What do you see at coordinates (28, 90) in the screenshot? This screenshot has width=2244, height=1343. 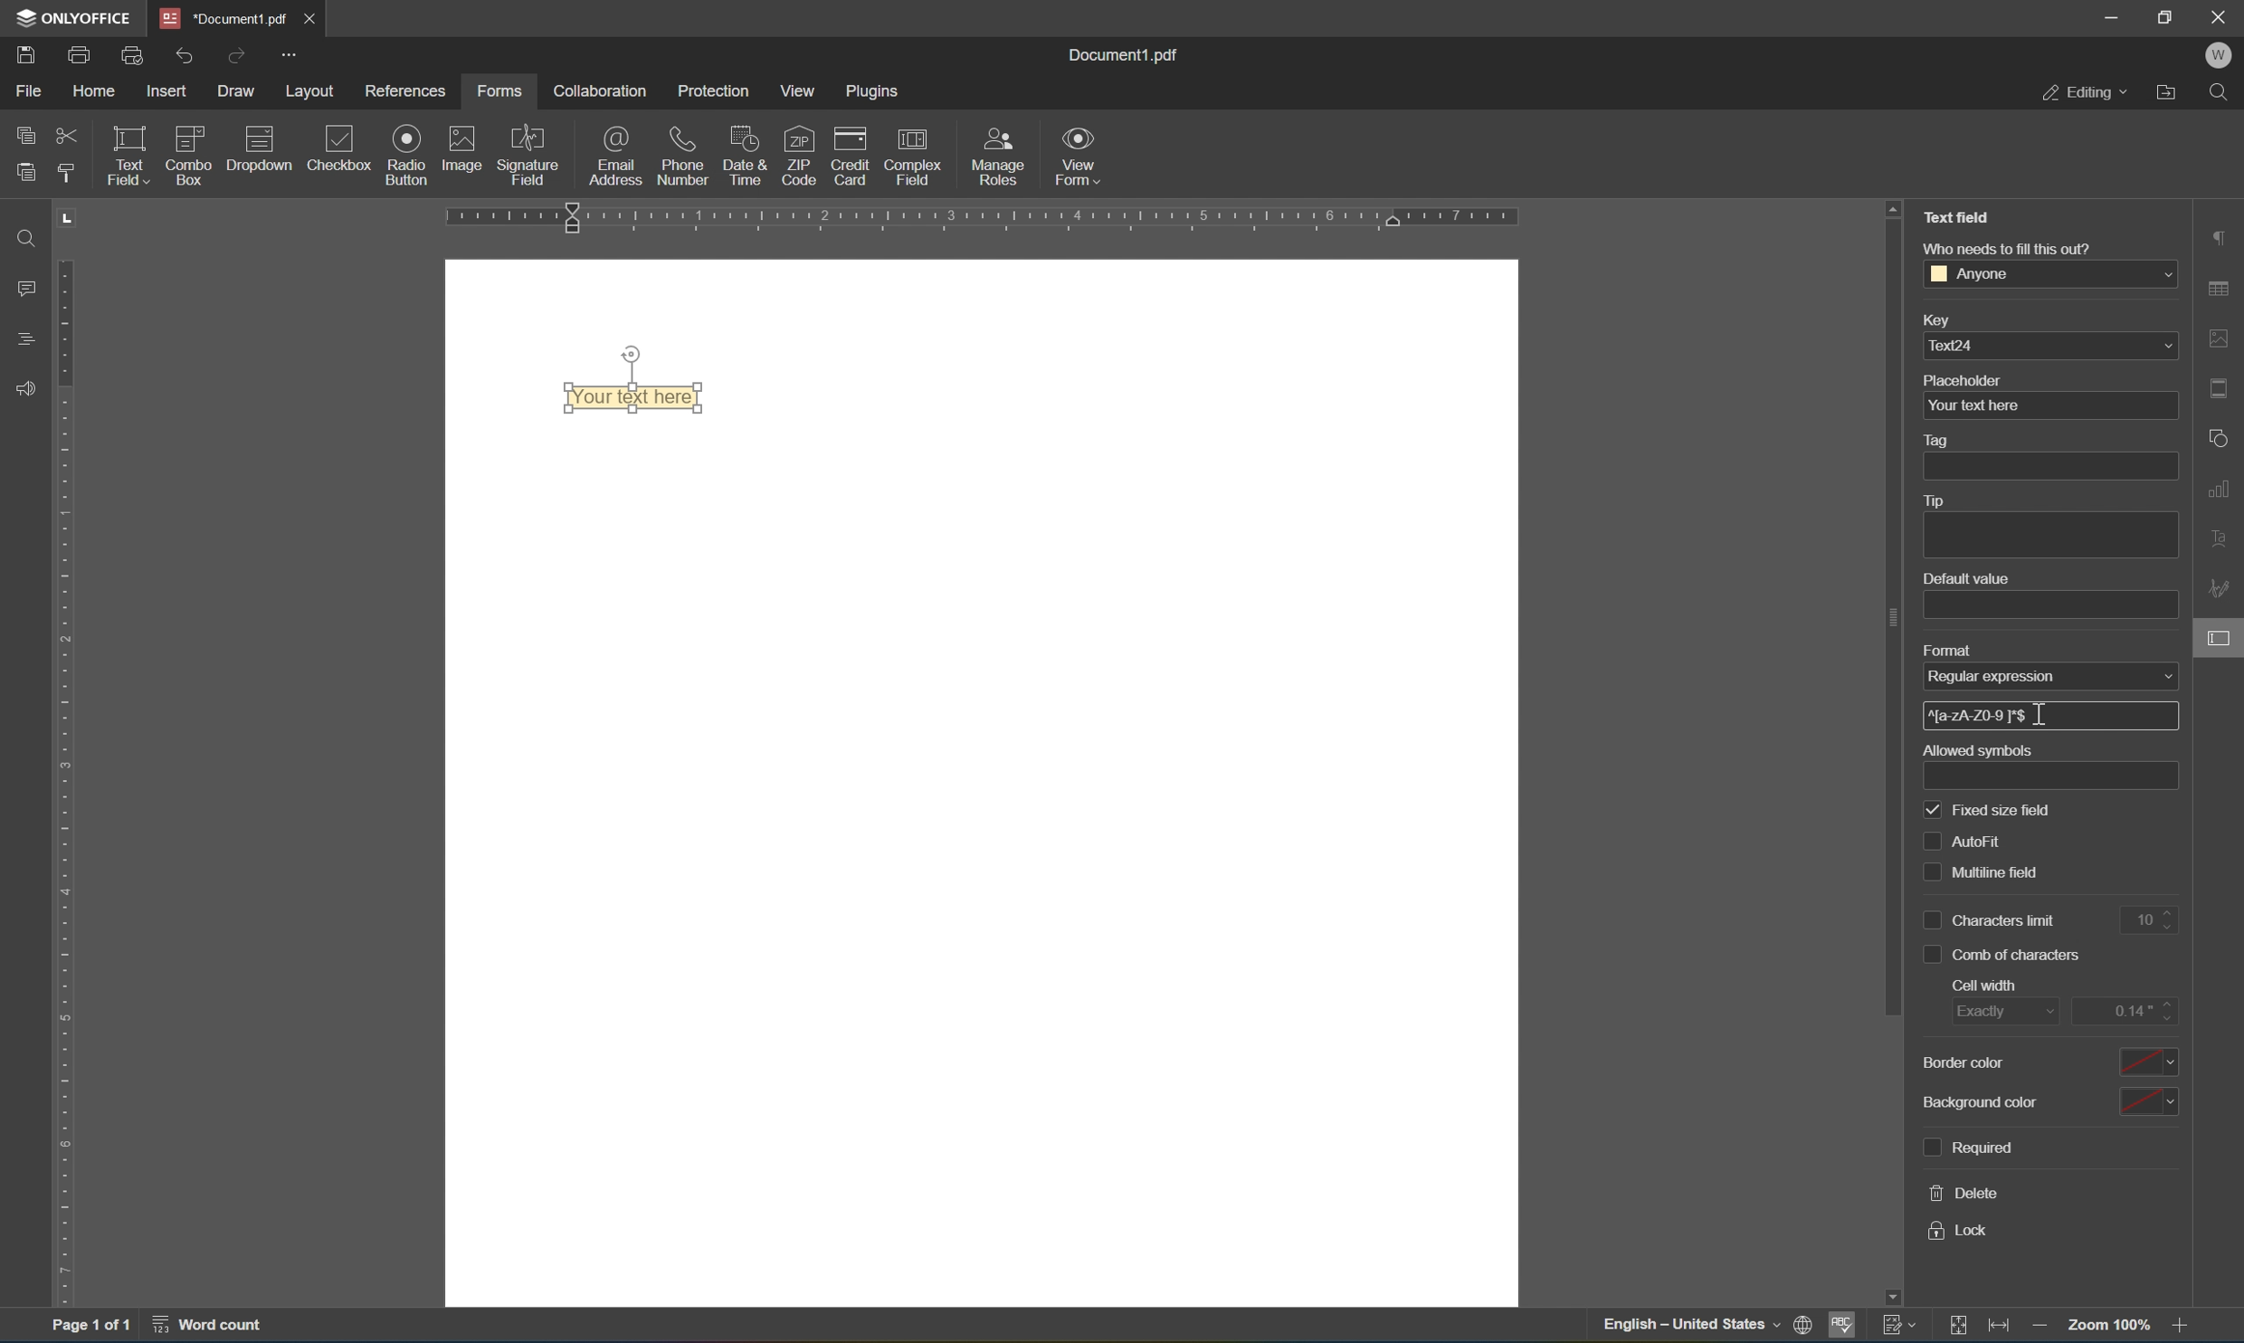 I see `file` at bounding box center [28, 90].